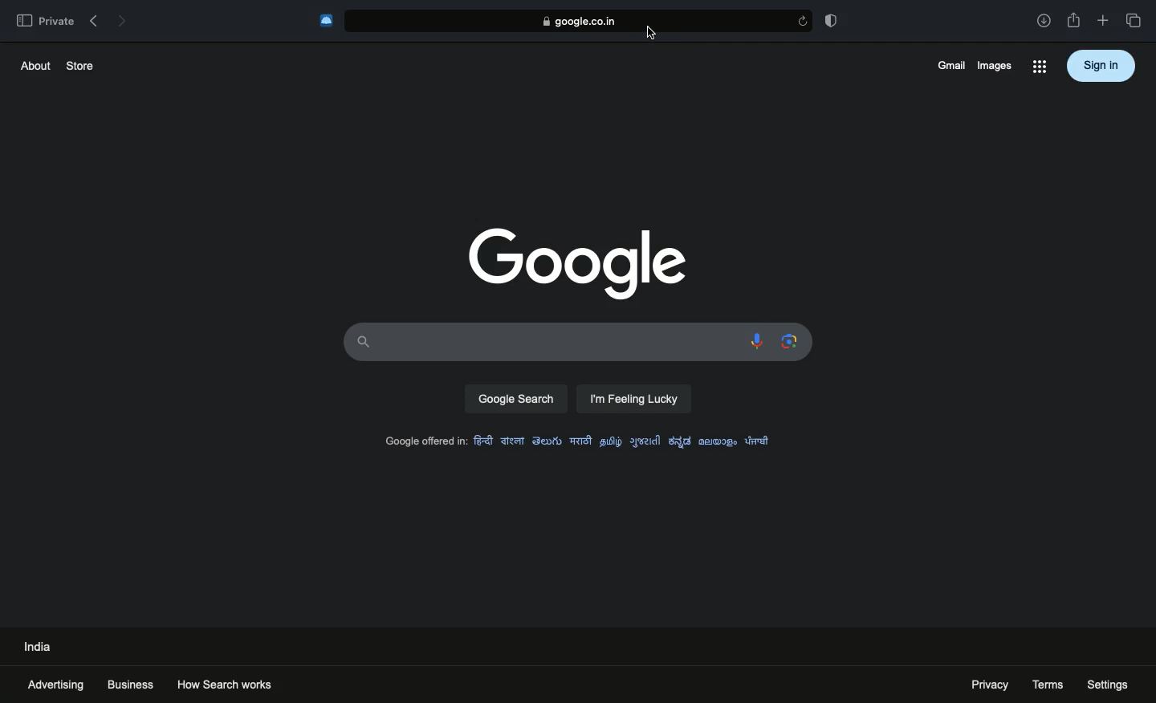  I want to click on Share, so click(1074, 21).